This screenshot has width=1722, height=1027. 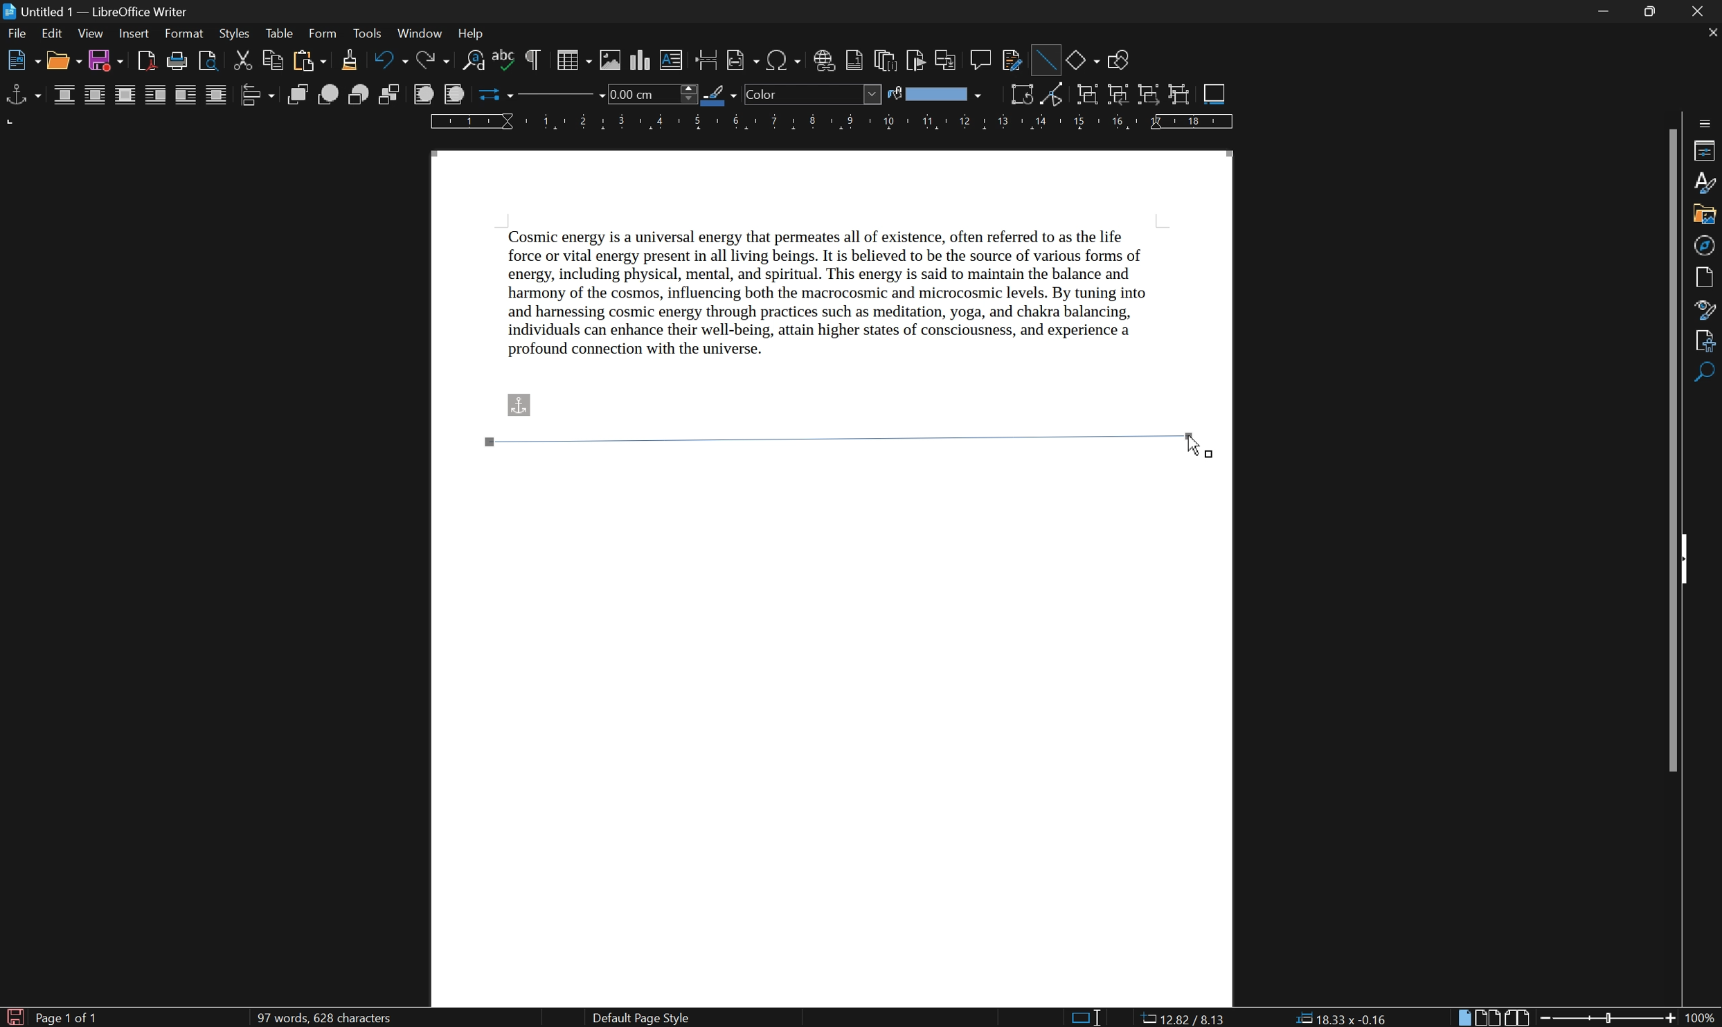 I want to click on show track changes functions, so click(x=1013, y=62).